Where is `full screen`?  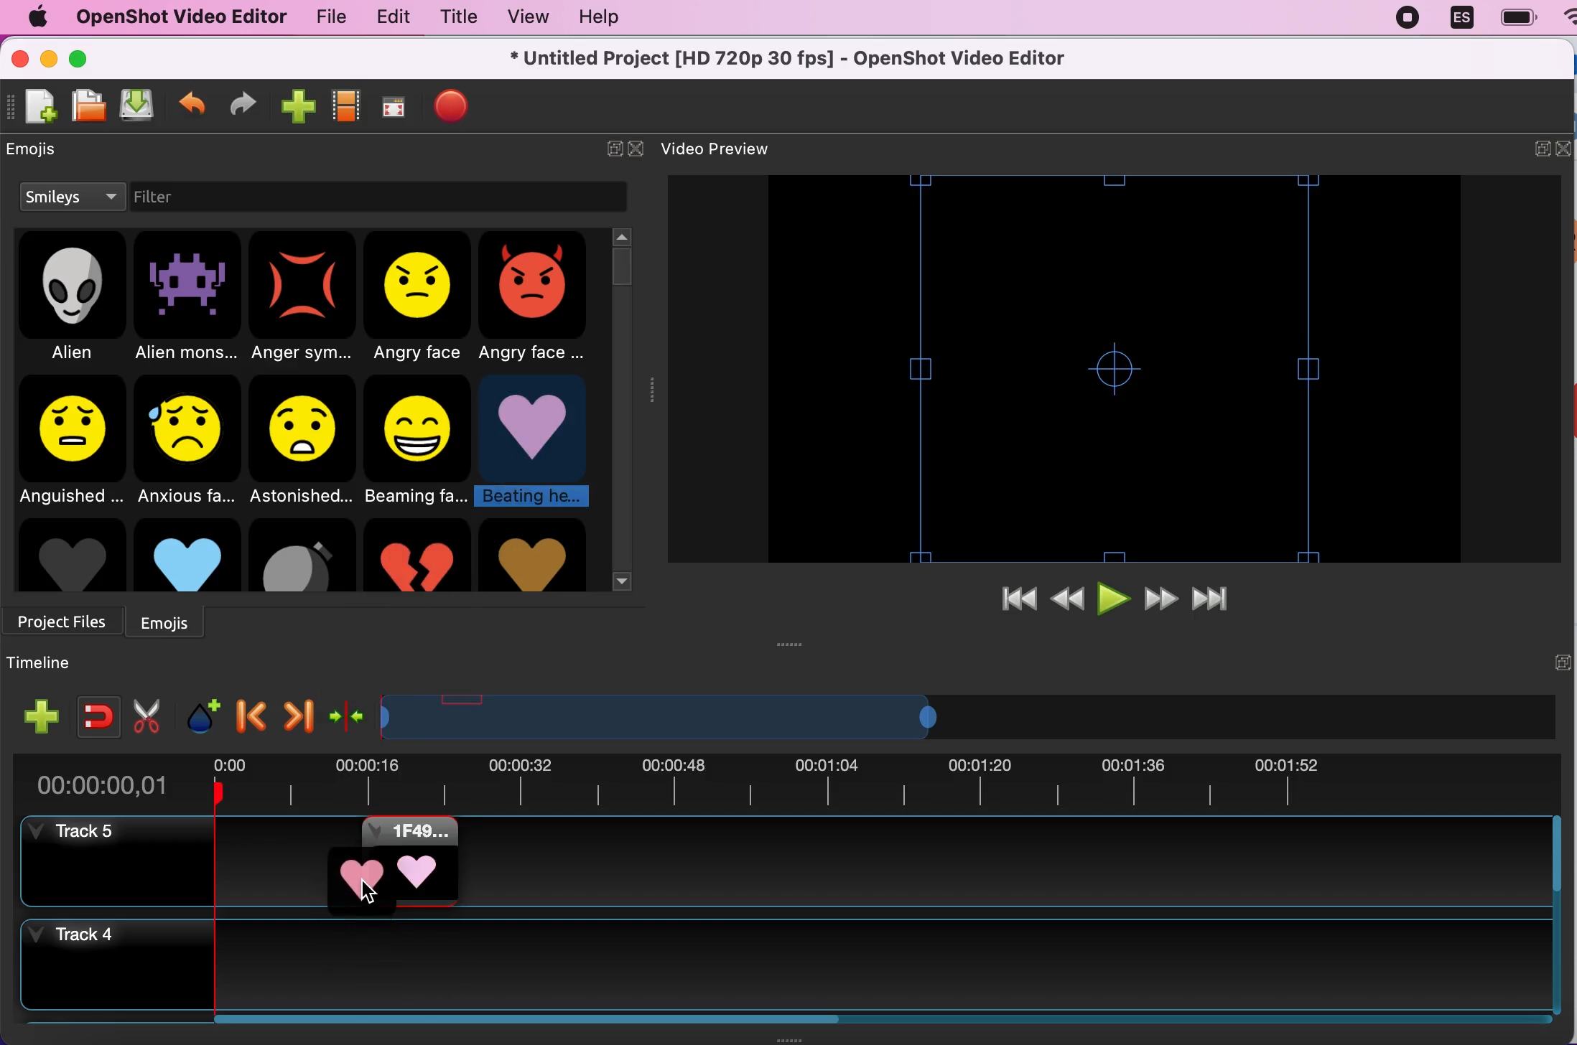 full screen is located at coordinates (394, 108).